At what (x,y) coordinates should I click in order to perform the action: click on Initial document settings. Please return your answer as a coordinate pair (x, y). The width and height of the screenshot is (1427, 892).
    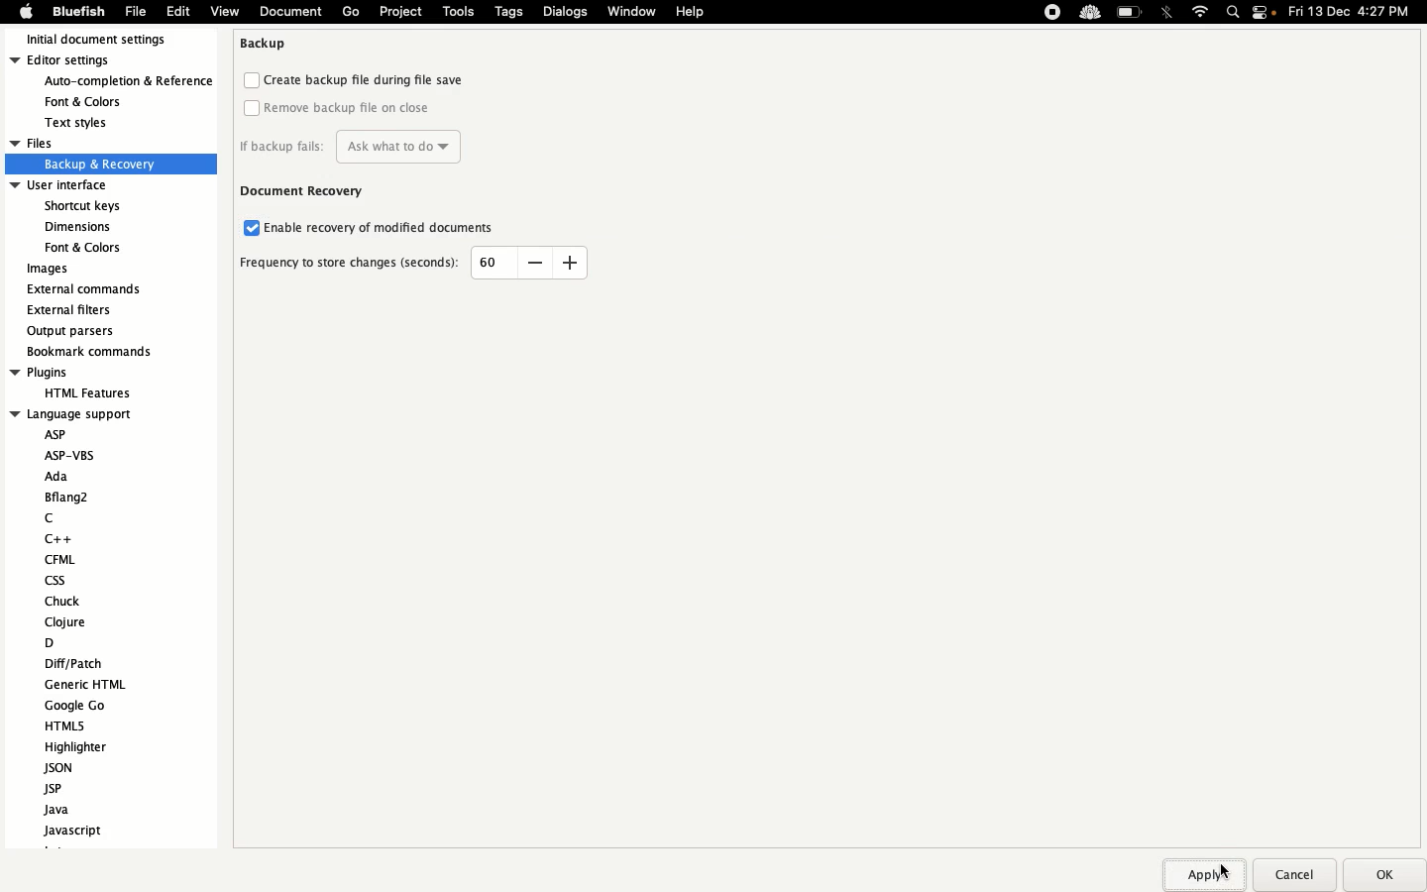
    Looking at the image, I should click on (105, 40).